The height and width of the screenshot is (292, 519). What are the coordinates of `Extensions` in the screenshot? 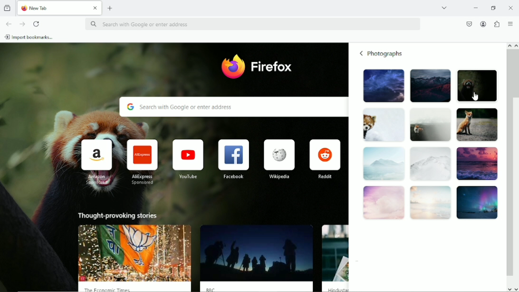 It's located at (497, 23).